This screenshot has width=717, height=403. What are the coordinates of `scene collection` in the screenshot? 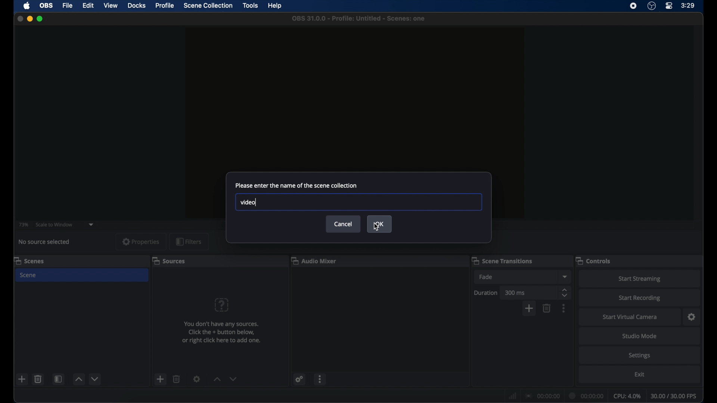 It's located at (208, 6).